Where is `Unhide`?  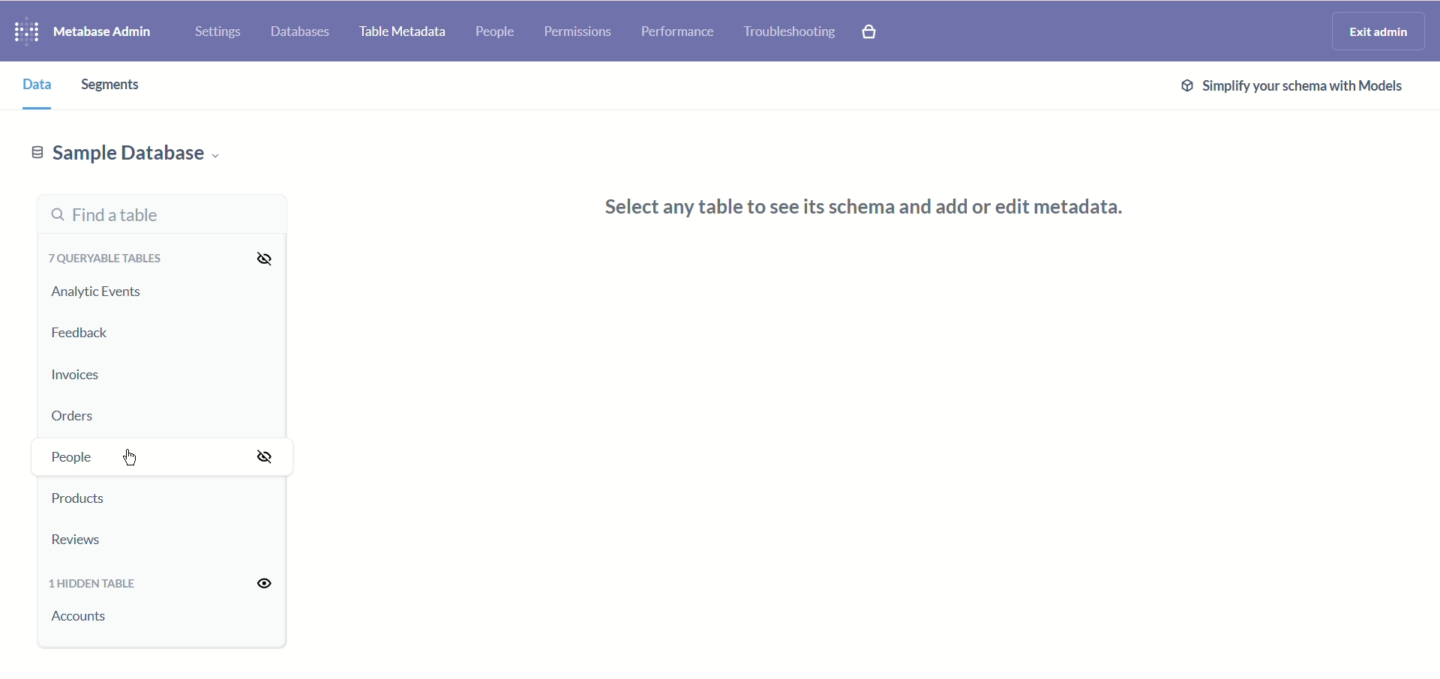
Unhide is located at coordinates (256, 584).